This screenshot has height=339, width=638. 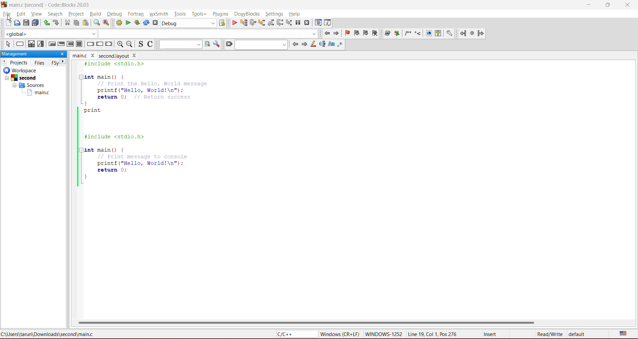 What do you see at coordinates (295, 44) in the screenshot?
I see `previous` at bounding box center [295, 44].